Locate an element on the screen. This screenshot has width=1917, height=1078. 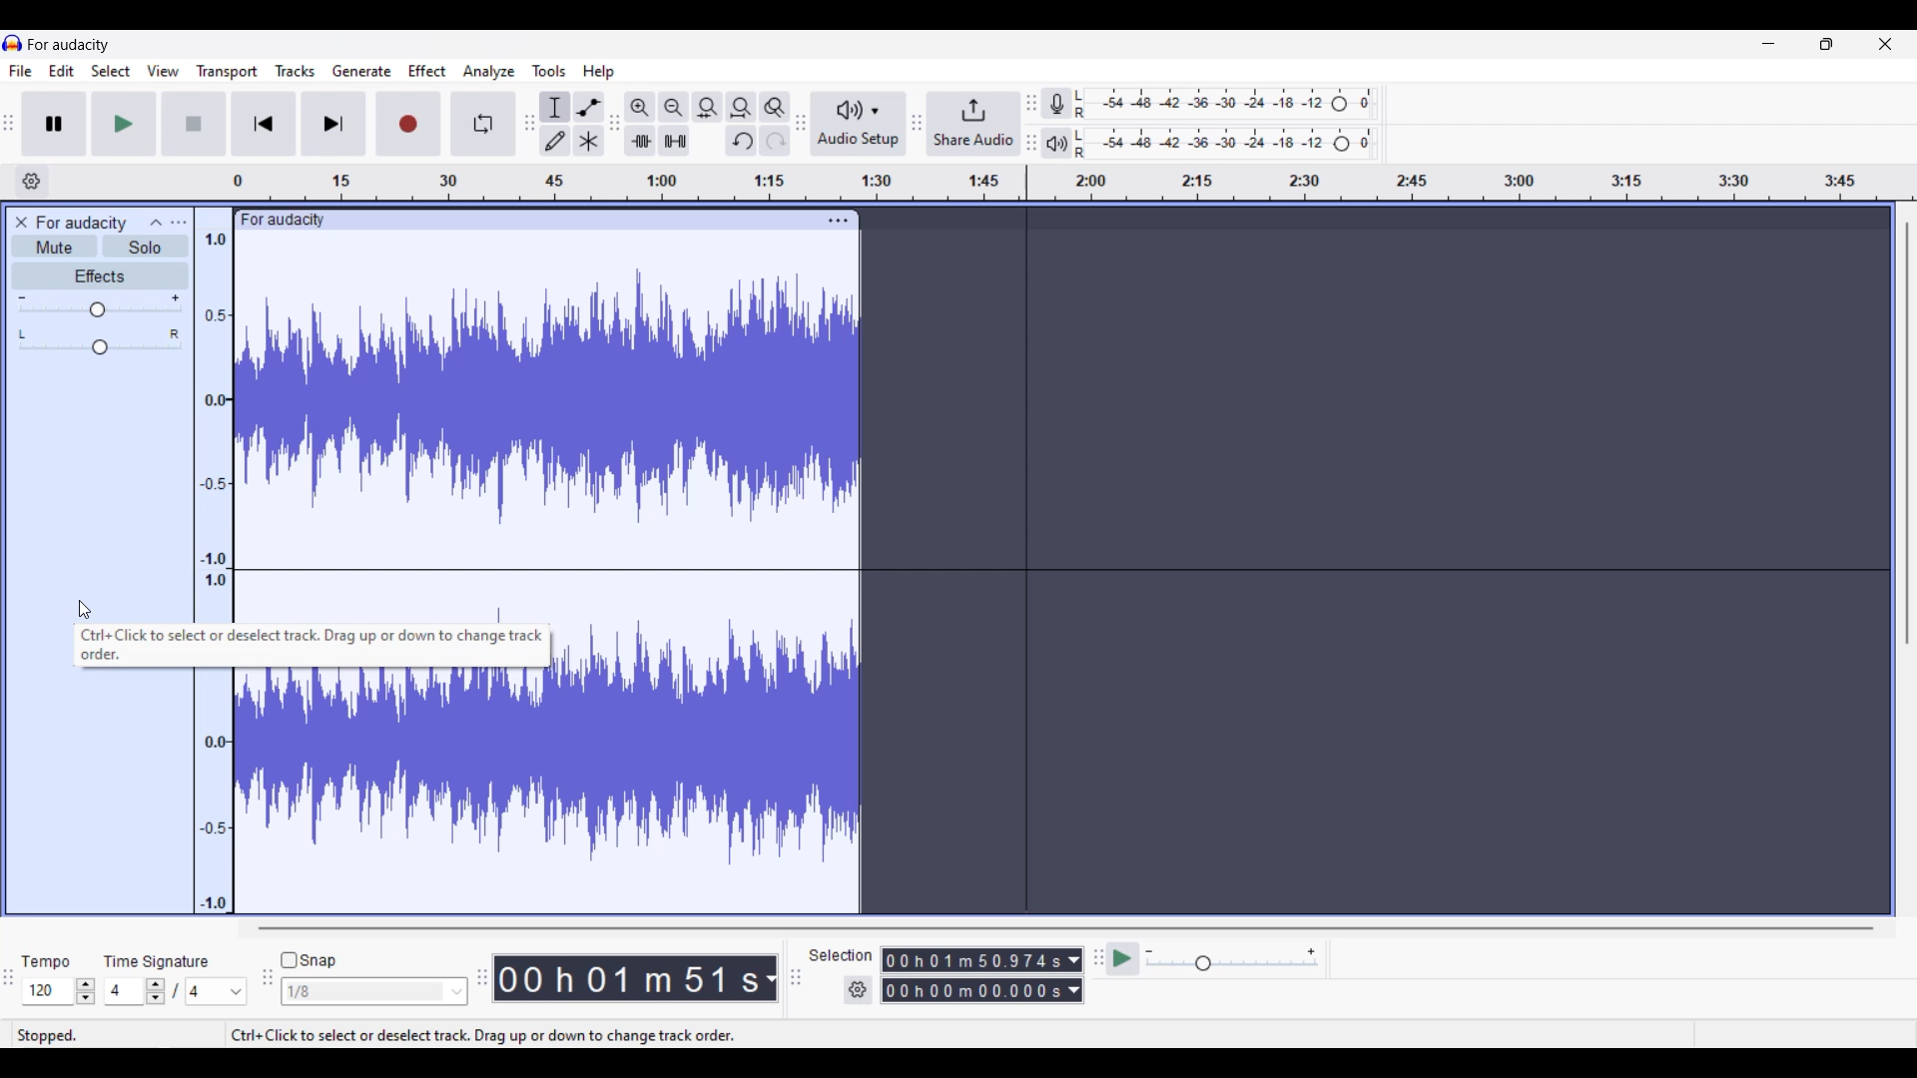
for audacity is located at coordinates (71, 45).